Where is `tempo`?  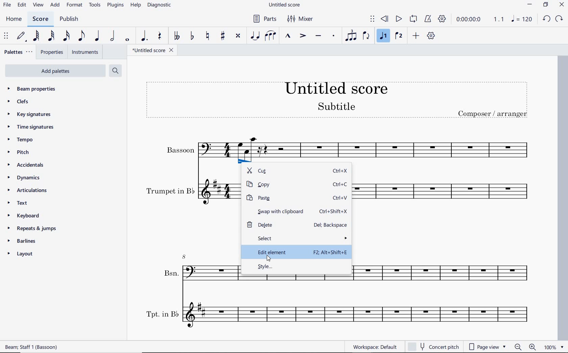 tempo is located at coordinates (22, 140).